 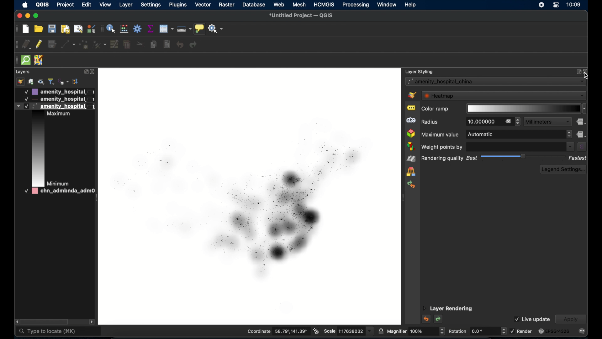 What do you see at coordinates (411, 146) in the screenshot?
I see `diagrams` at bounding box center [411, 146].